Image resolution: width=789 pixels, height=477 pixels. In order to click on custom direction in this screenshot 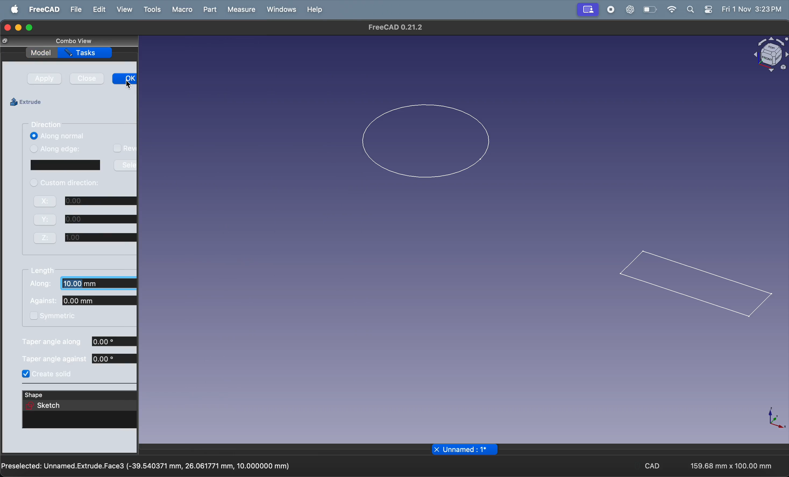, I will do `click(66, 184)`.